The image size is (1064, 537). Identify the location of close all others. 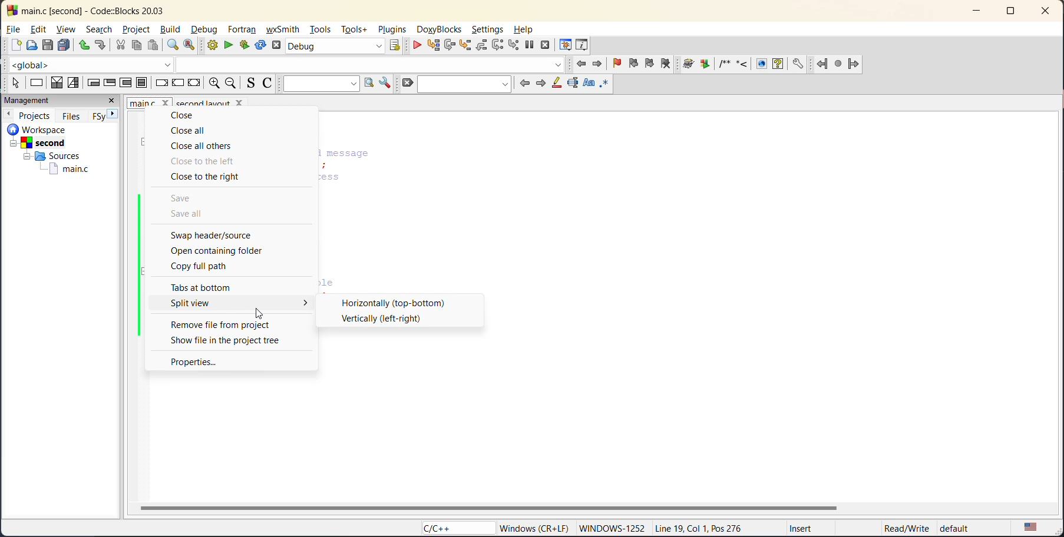
(203, 147).